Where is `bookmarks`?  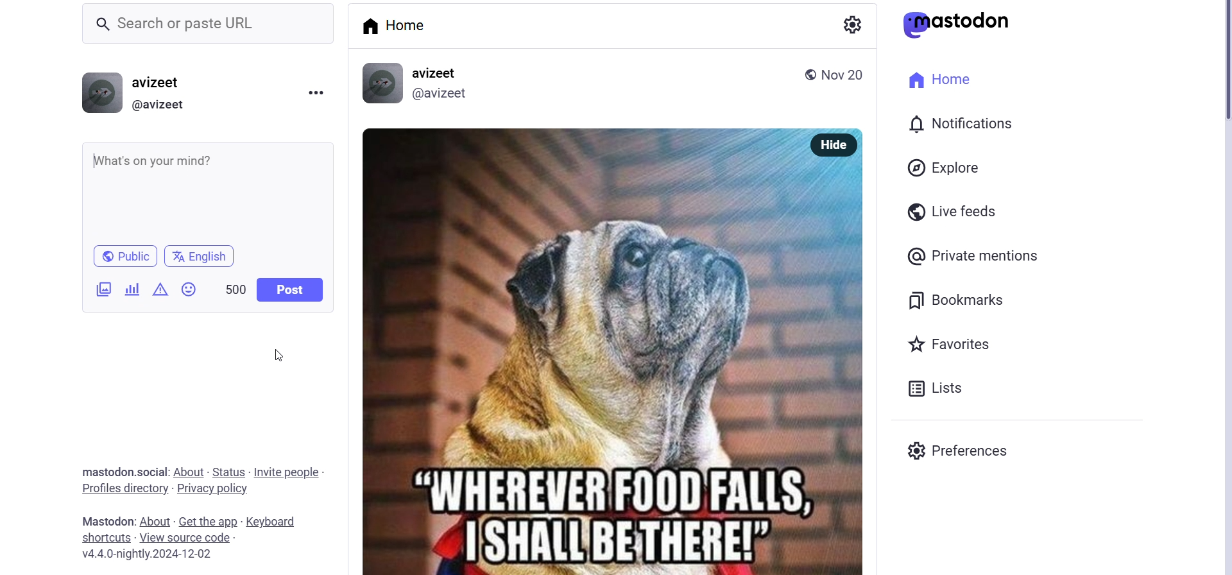
bookmarks is located at coordinates (954, 300).